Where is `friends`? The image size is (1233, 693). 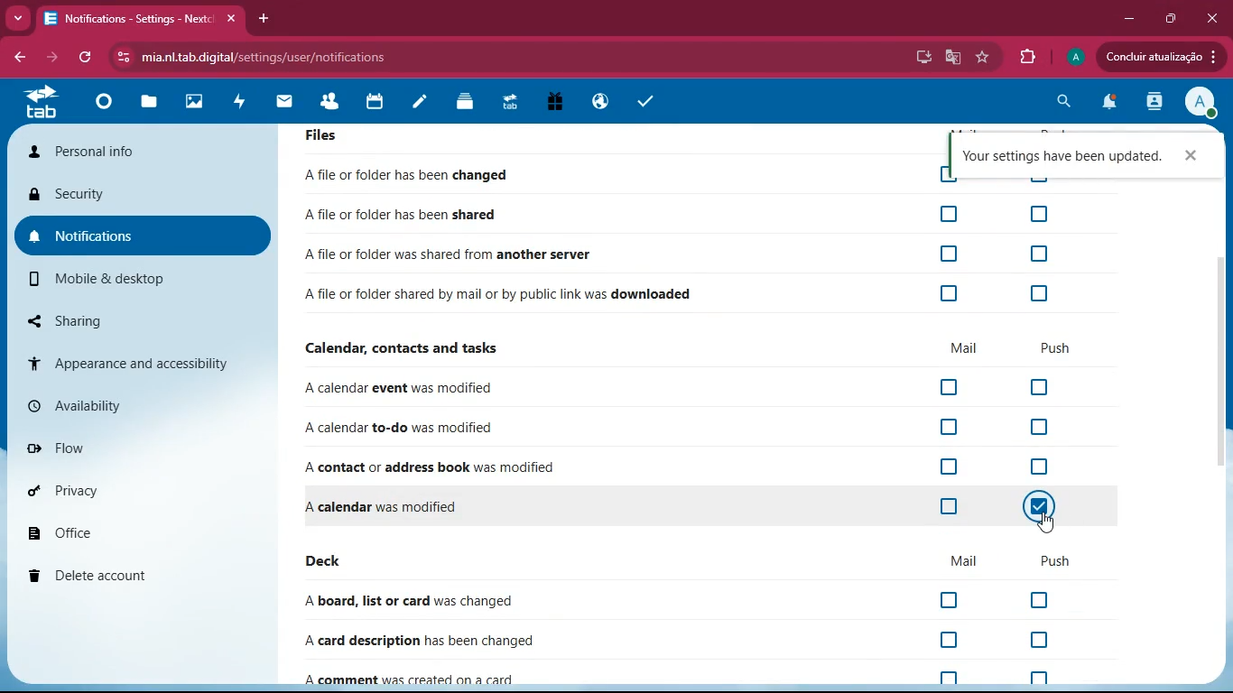
friends is located at coordinates (335, 104).